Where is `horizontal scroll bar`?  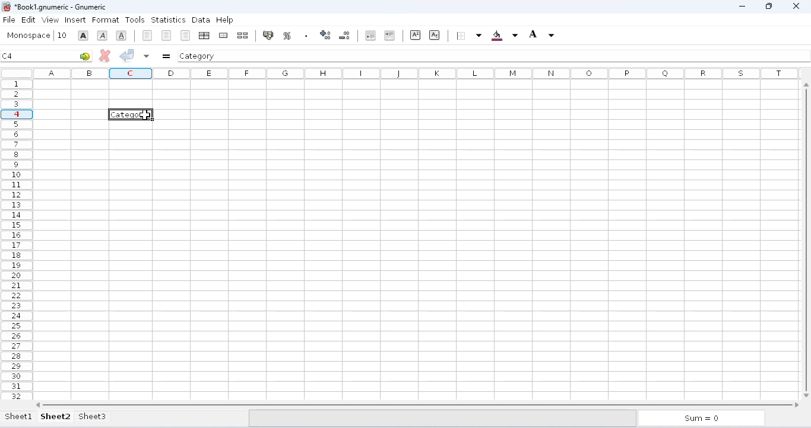 horizontal scroll bar is located at coordinates (419, 405).